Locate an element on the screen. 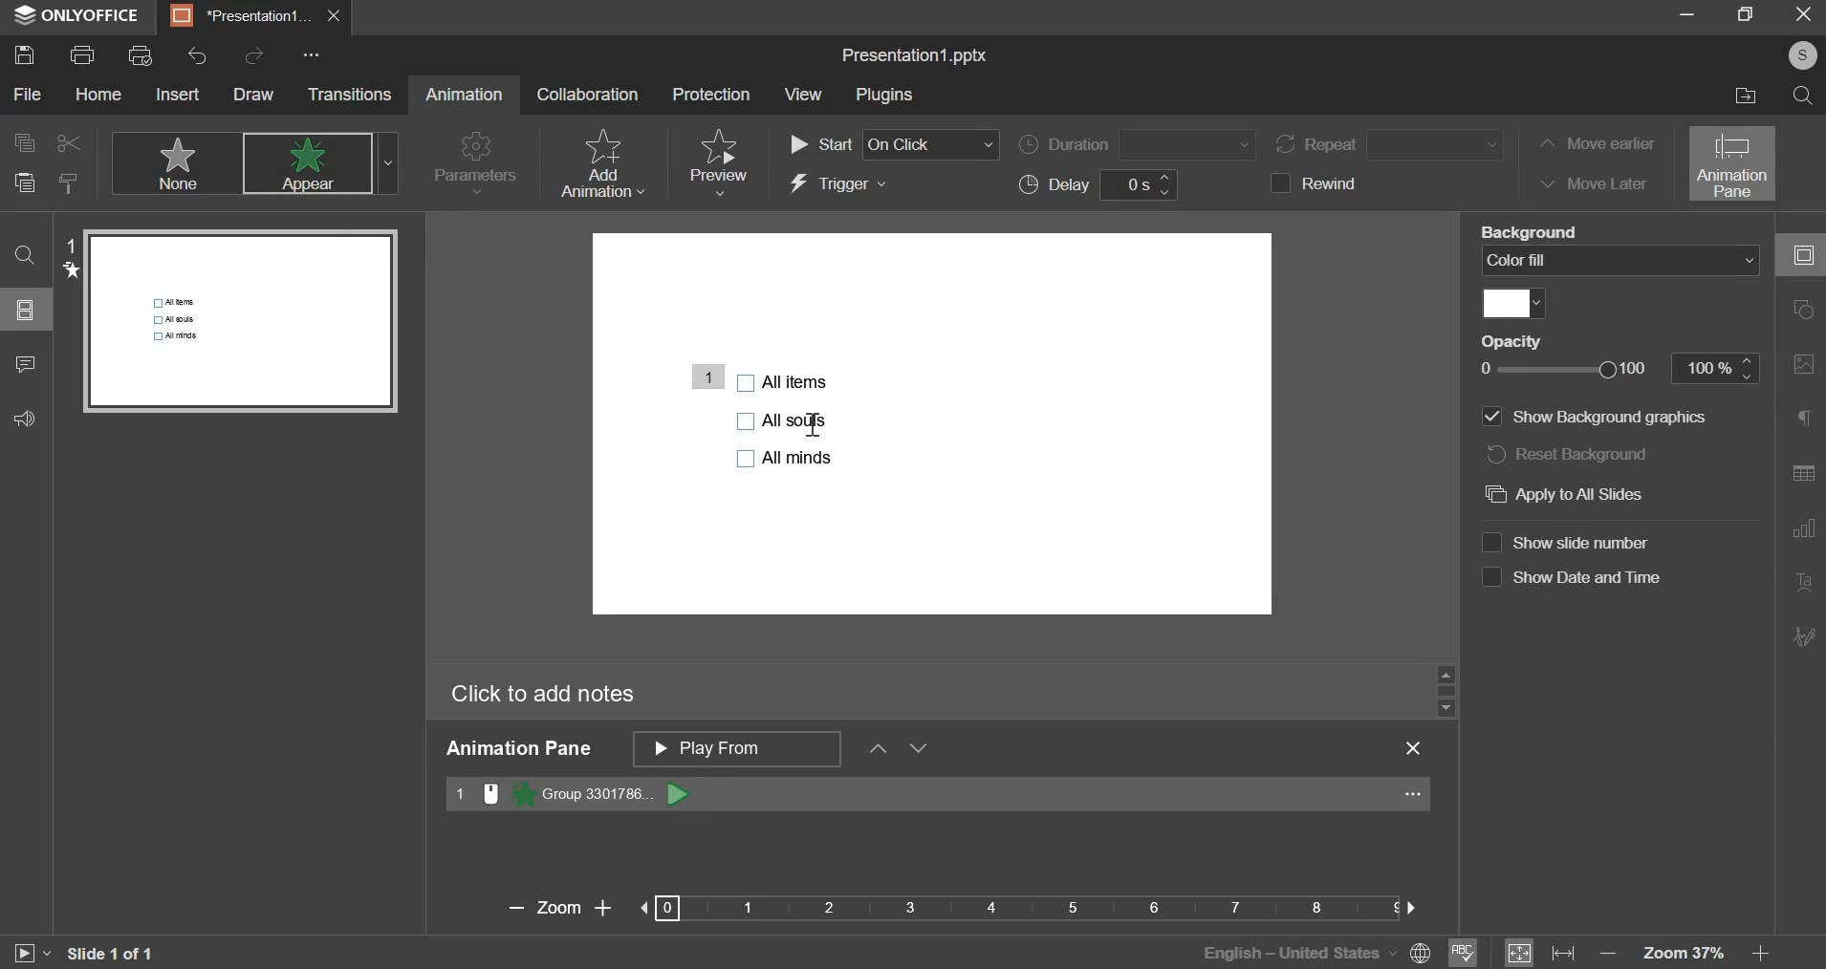 This screenshot has width=1826, height=969. none is located at coordinates (175, 162).